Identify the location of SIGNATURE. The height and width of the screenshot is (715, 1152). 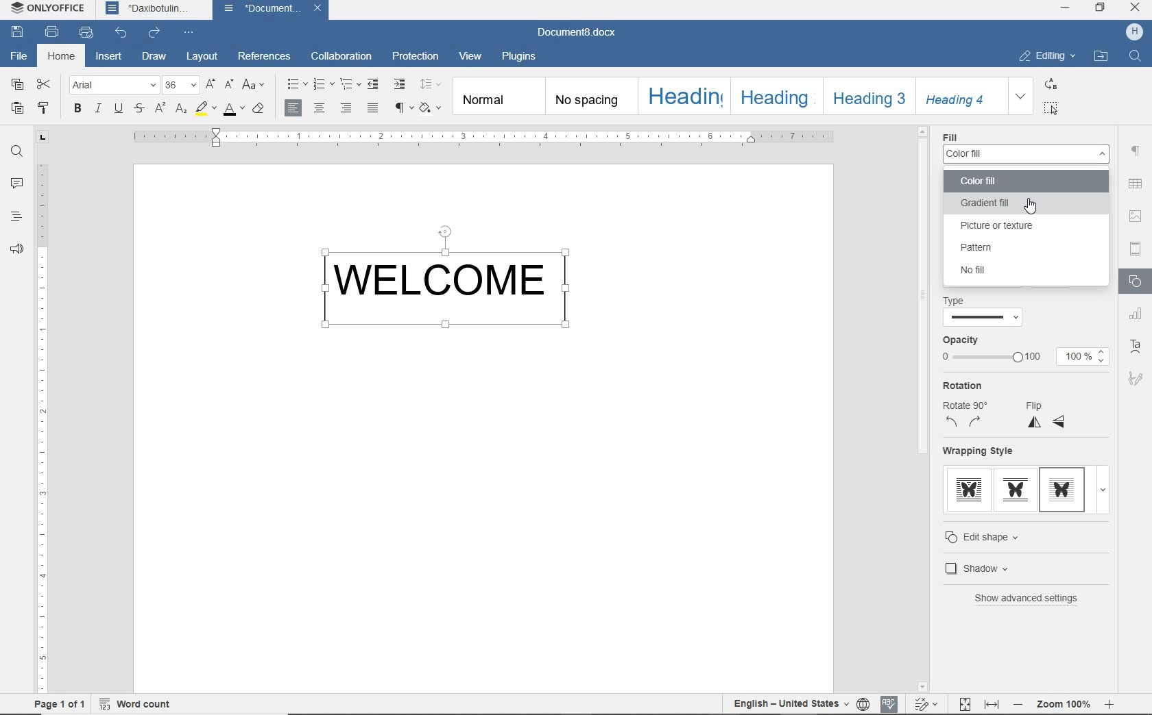
(1136, 378).